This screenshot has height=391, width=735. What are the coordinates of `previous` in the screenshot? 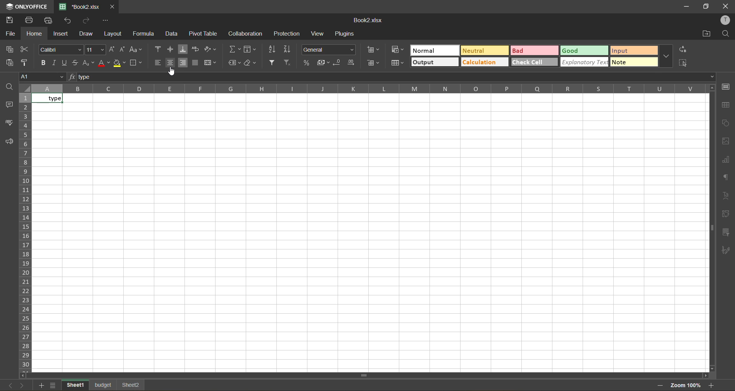 It's located at (8, 385).